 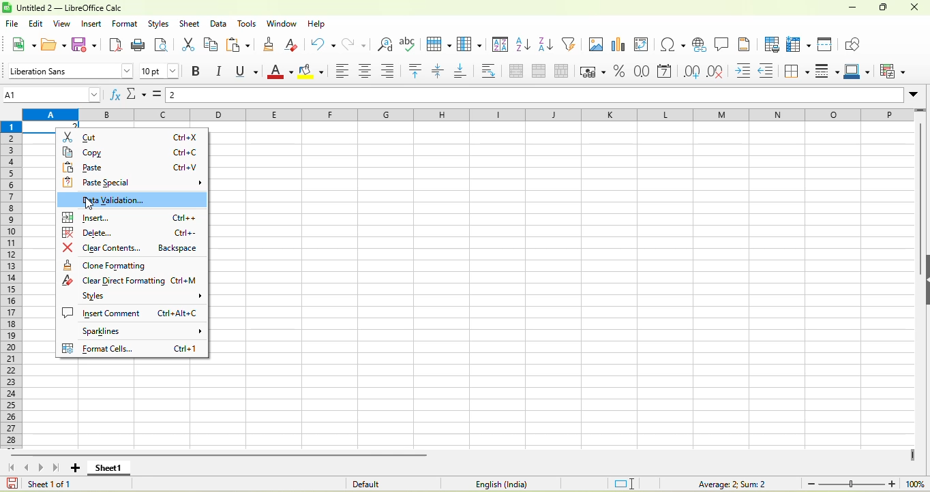 I want to click on clone formatting, so click(x=132, y=266).